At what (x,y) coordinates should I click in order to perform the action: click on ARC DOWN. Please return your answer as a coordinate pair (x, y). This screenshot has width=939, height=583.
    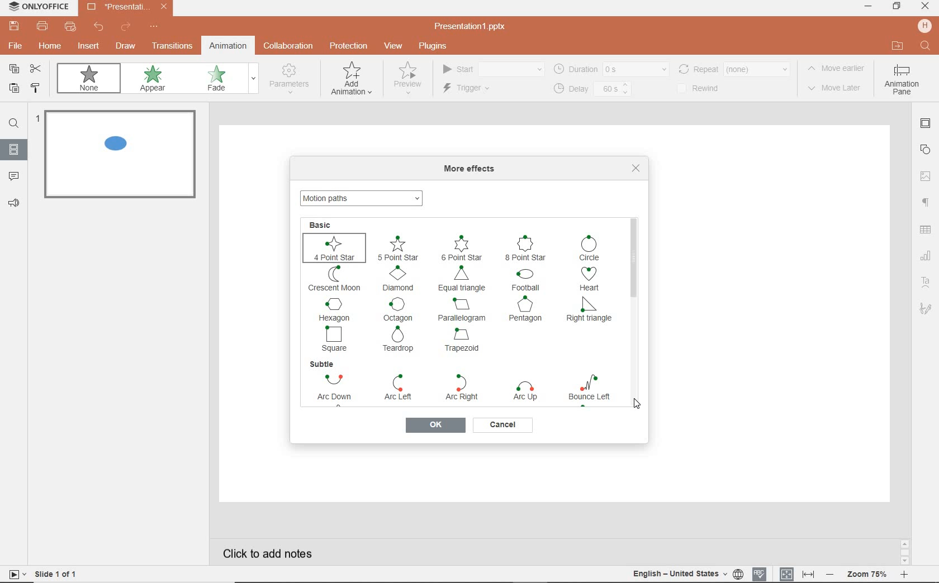
    Looking at the image, I should click on (330, 389).